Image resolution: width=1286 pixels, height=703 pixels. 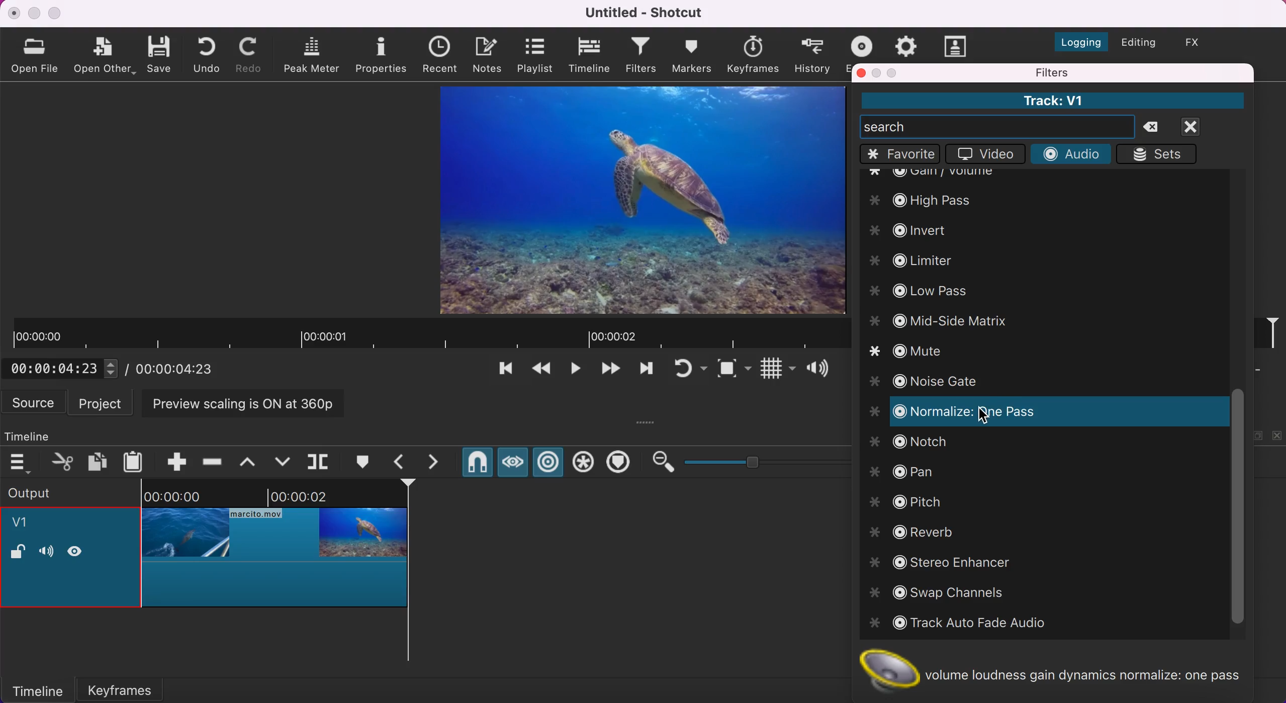 I want to click on playlist, so click(x=534, y=55).